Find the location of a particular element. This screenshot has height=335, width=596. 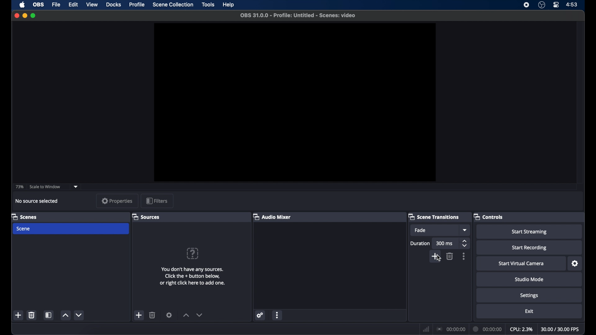

connection is located at coordinates (450, 329).